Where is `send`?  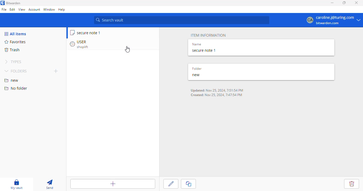 send is located at coordinates (50, 185).